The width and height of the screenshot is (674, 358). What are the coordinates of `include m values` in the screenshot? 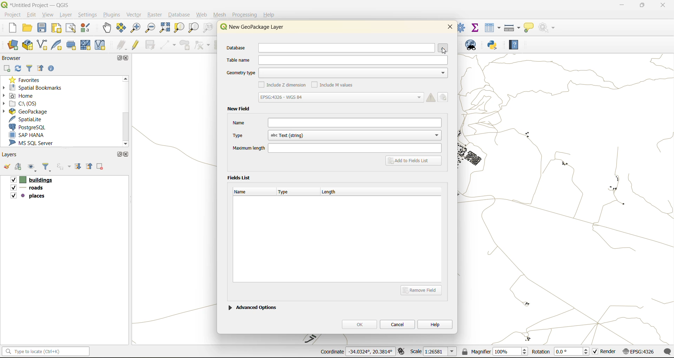 It's located at (334, 84).